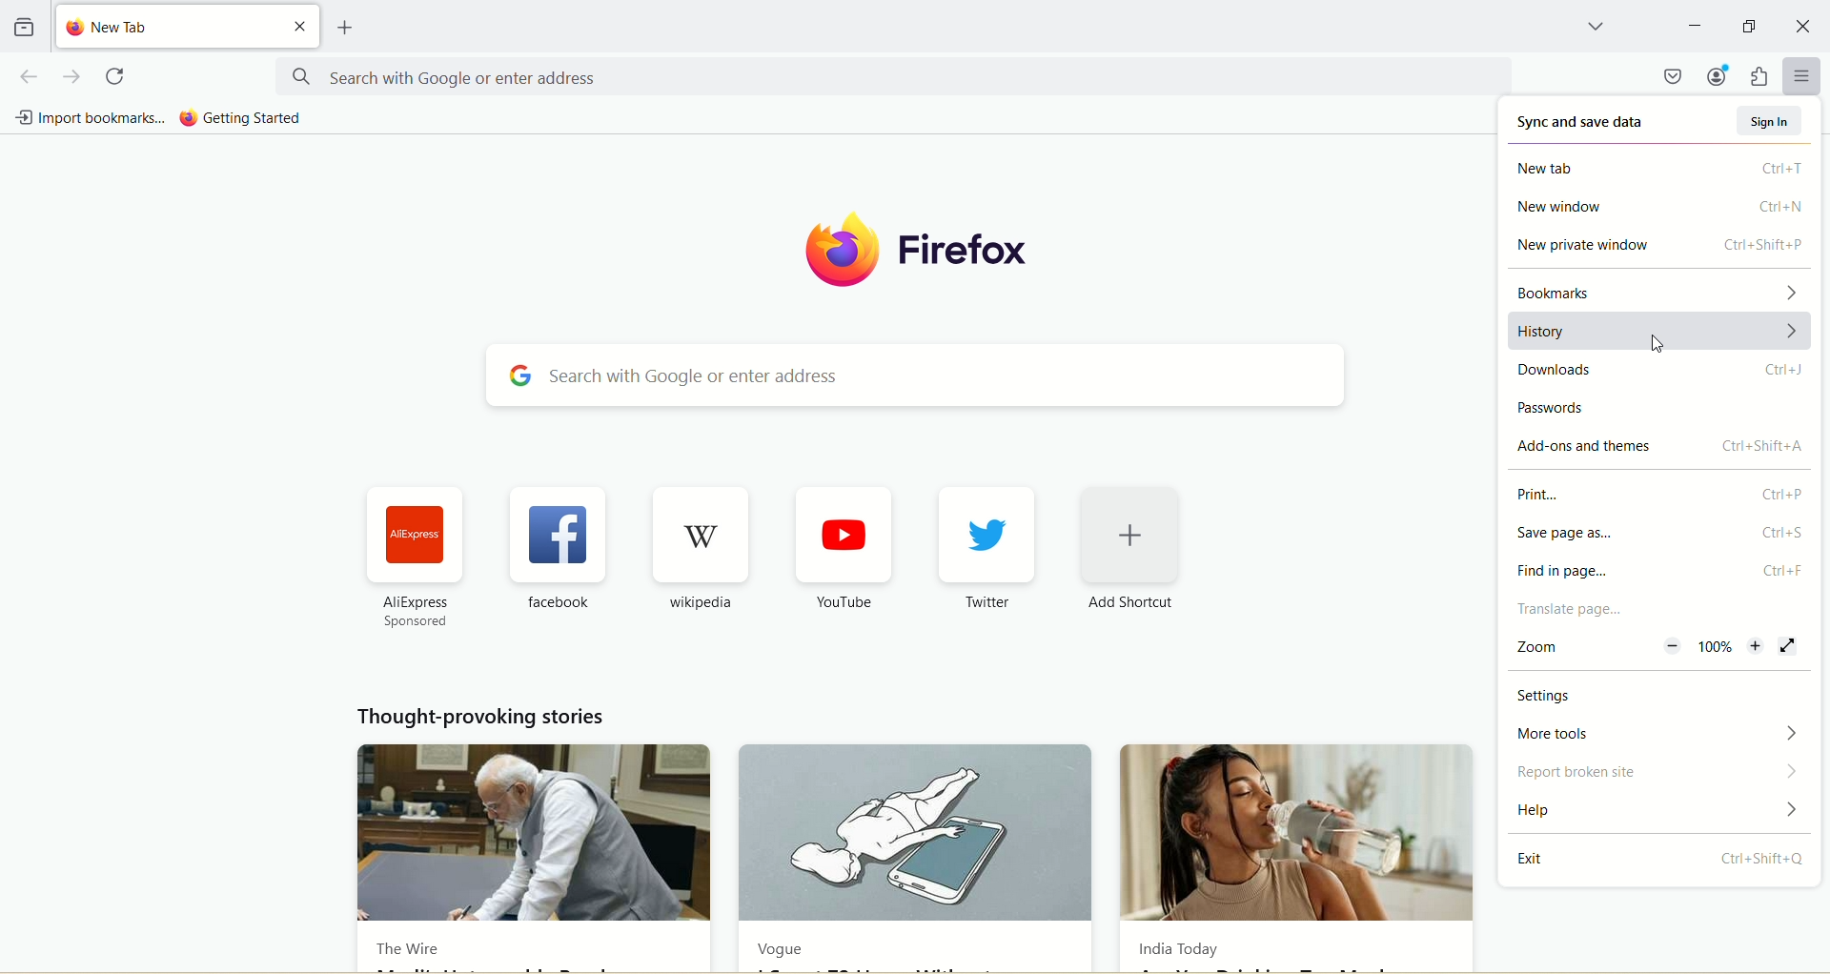 This screenshot has height=974, width=1830. I want to click on twitter, so click(986, 533).